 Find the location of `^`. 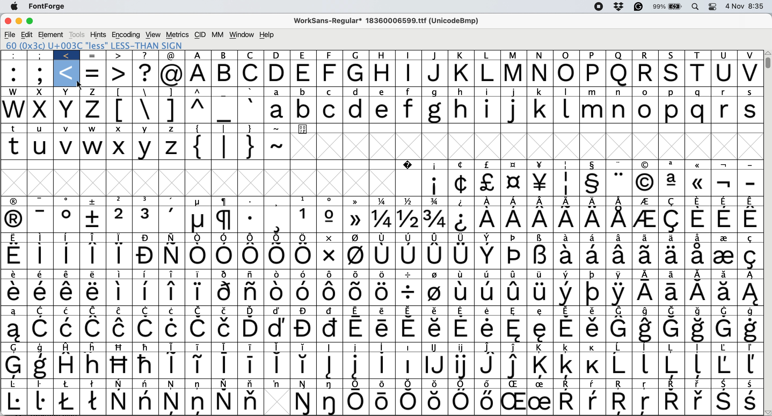

^ is located at coordinates (199, 110).